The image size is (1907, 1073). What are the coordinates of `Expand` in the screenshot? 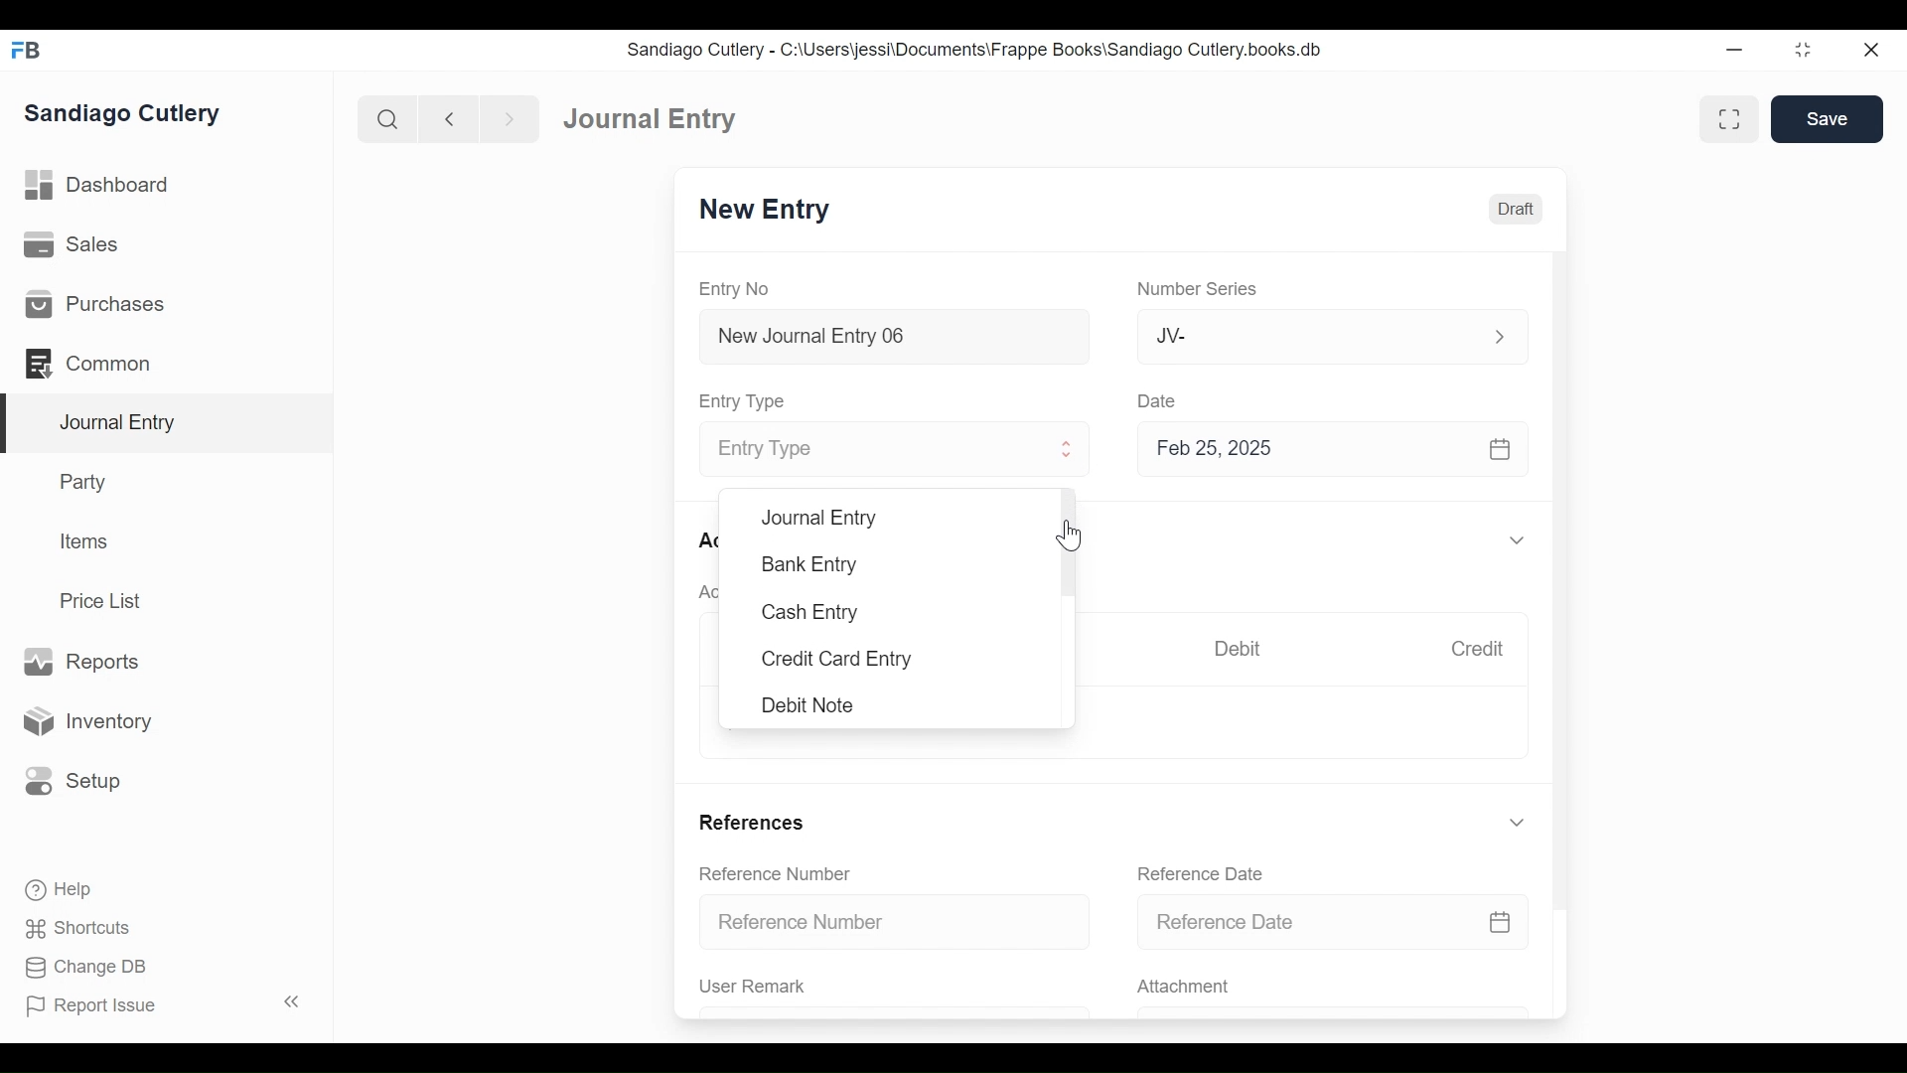 It's located at (1521, 541).